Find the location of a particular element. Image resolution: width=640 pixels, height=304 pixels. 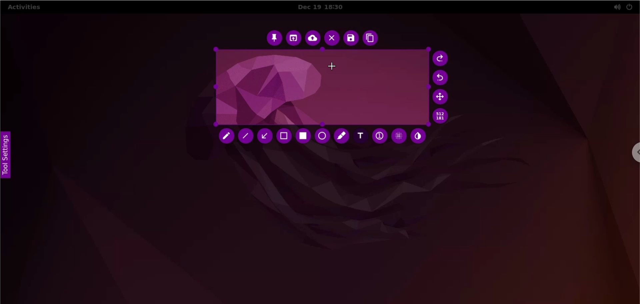

choose app to open screenshot is located at coordinates (293, 39).